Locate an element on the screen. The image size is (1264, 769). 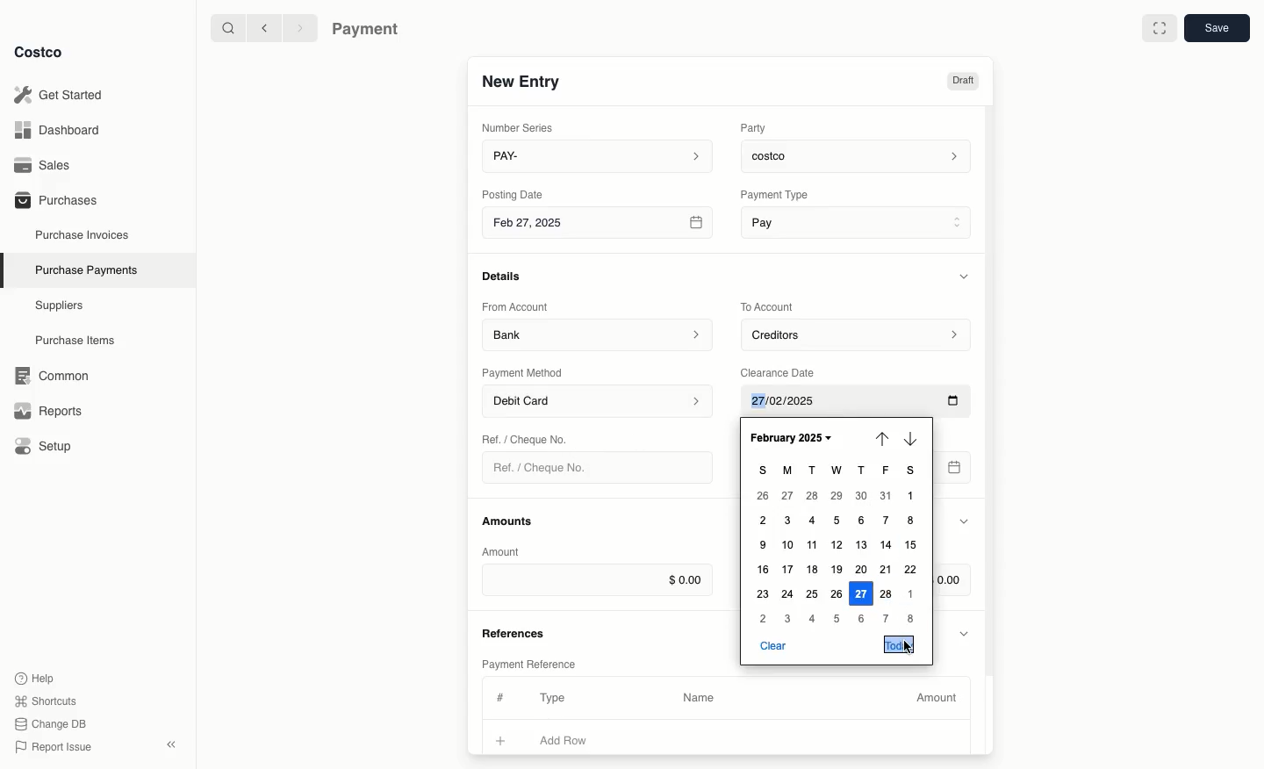
27/02/2025 is located at coordinates (858, 402).